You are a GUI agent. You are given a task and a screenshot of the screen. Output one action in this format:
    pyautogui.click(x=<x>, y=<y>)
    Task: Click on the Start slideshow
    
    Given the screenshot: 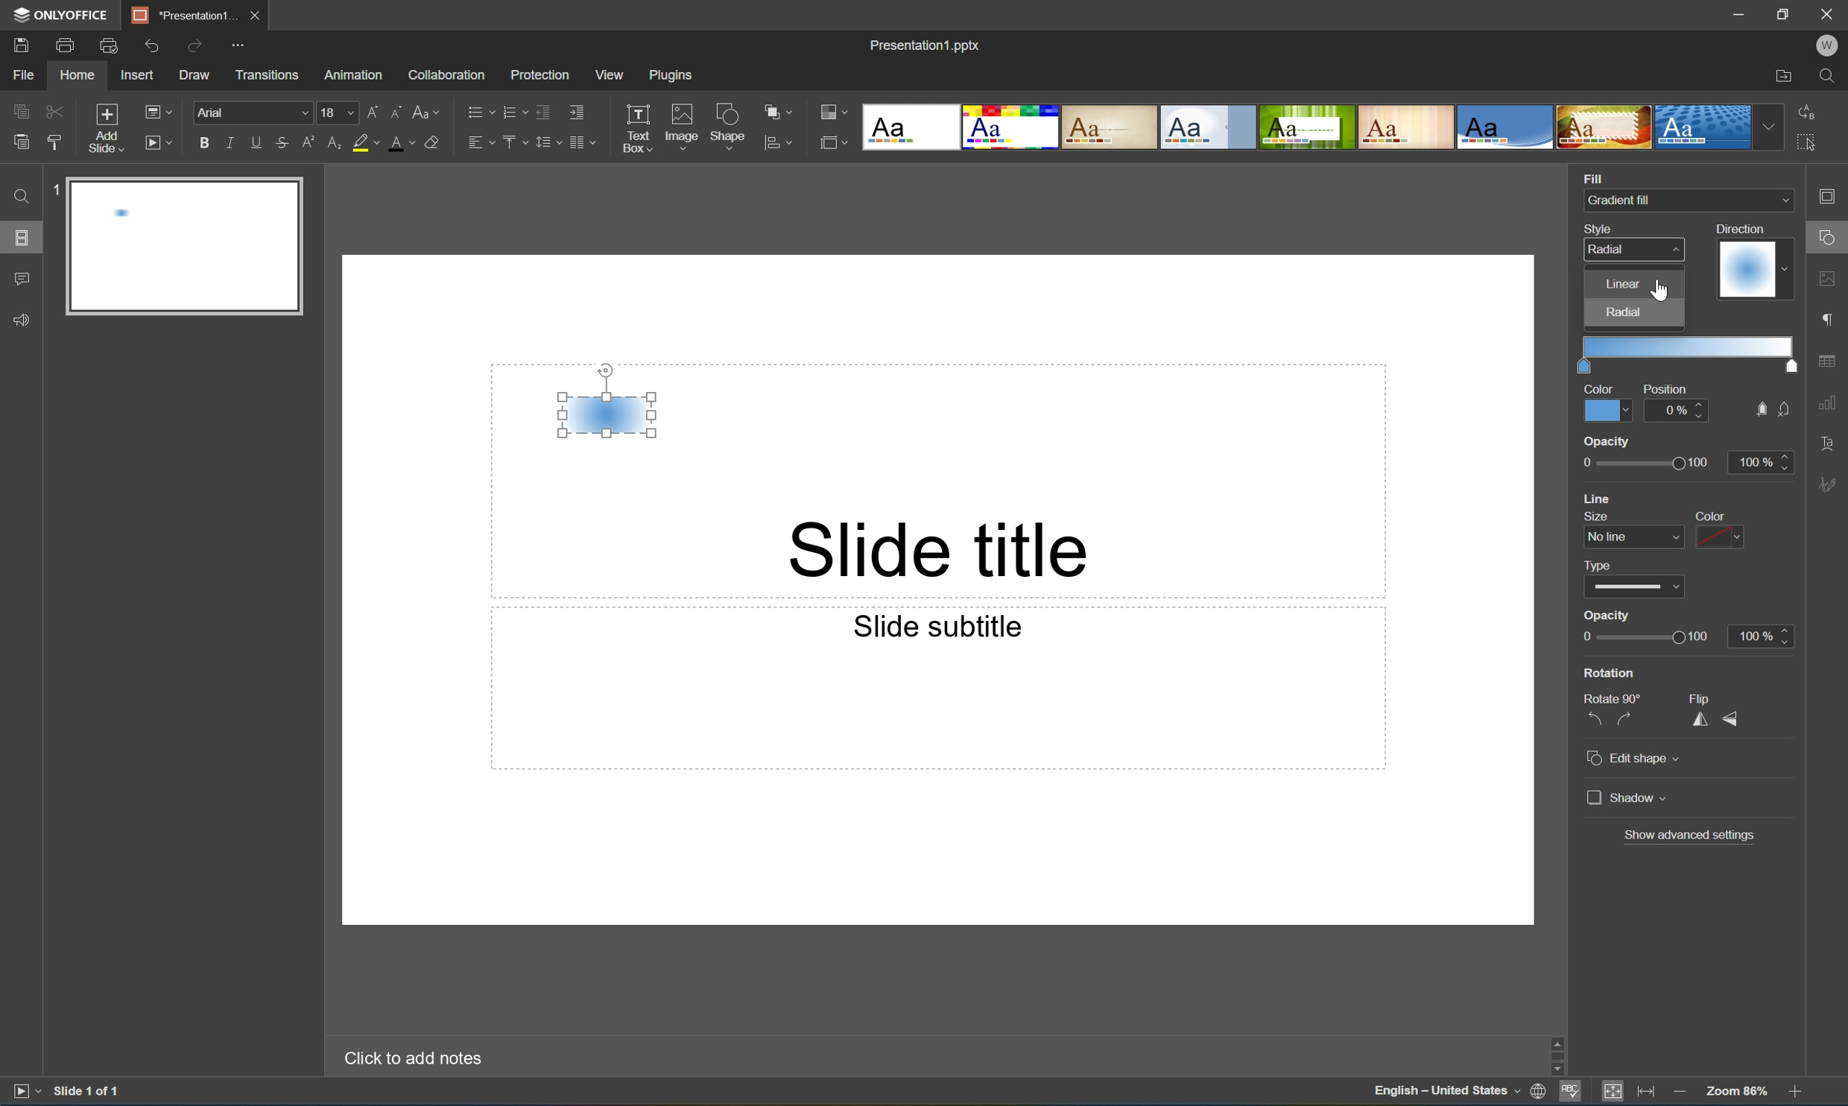 What is the action you would take?
    pyautogui.click(x=25, y=1090)
    